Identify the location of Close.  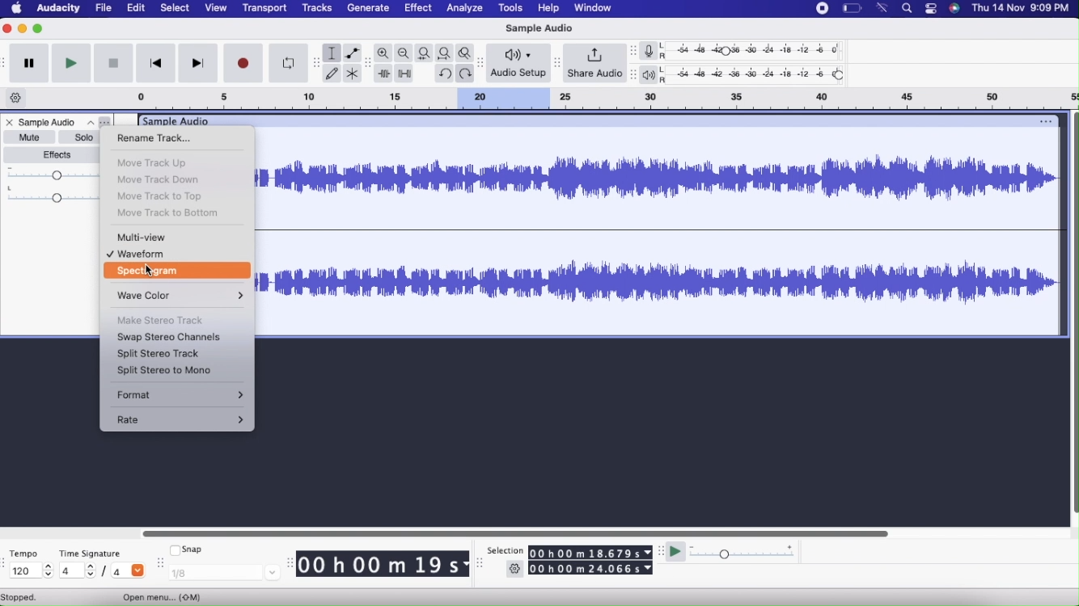
(11, 122).